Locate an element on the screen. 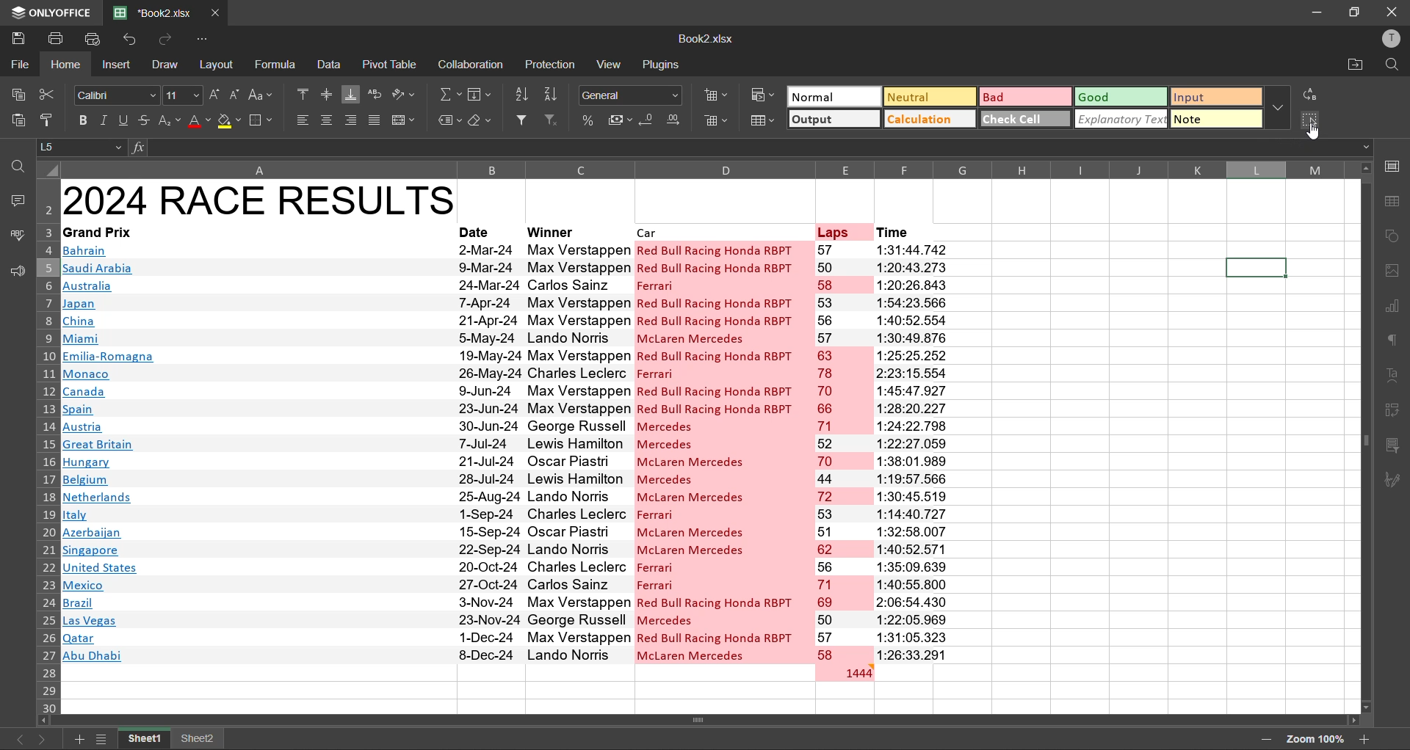 The image size is (1410, 750). font size is located at coordinates (185, 95).